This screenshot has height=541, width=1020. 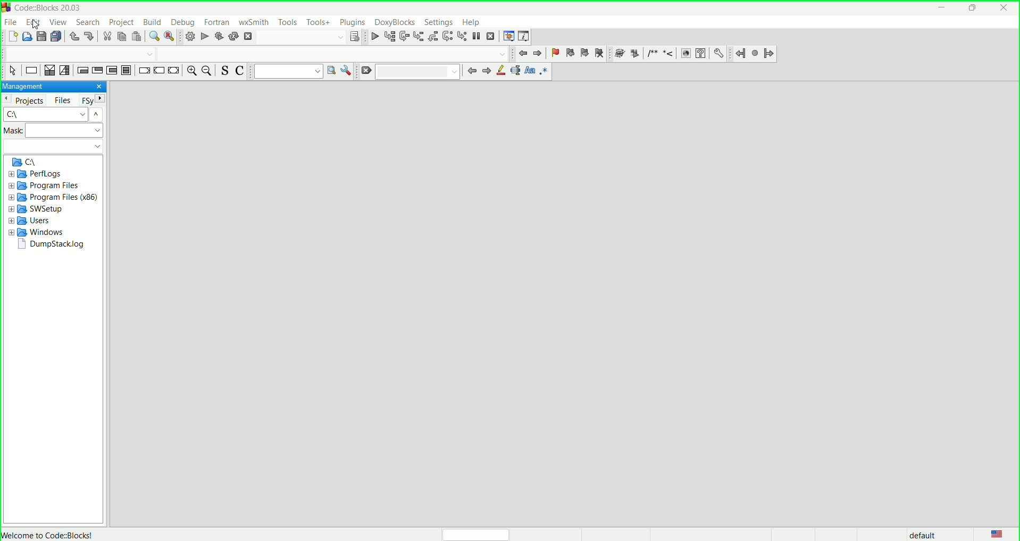 I want to click on match case, so click(x=531, y=70).